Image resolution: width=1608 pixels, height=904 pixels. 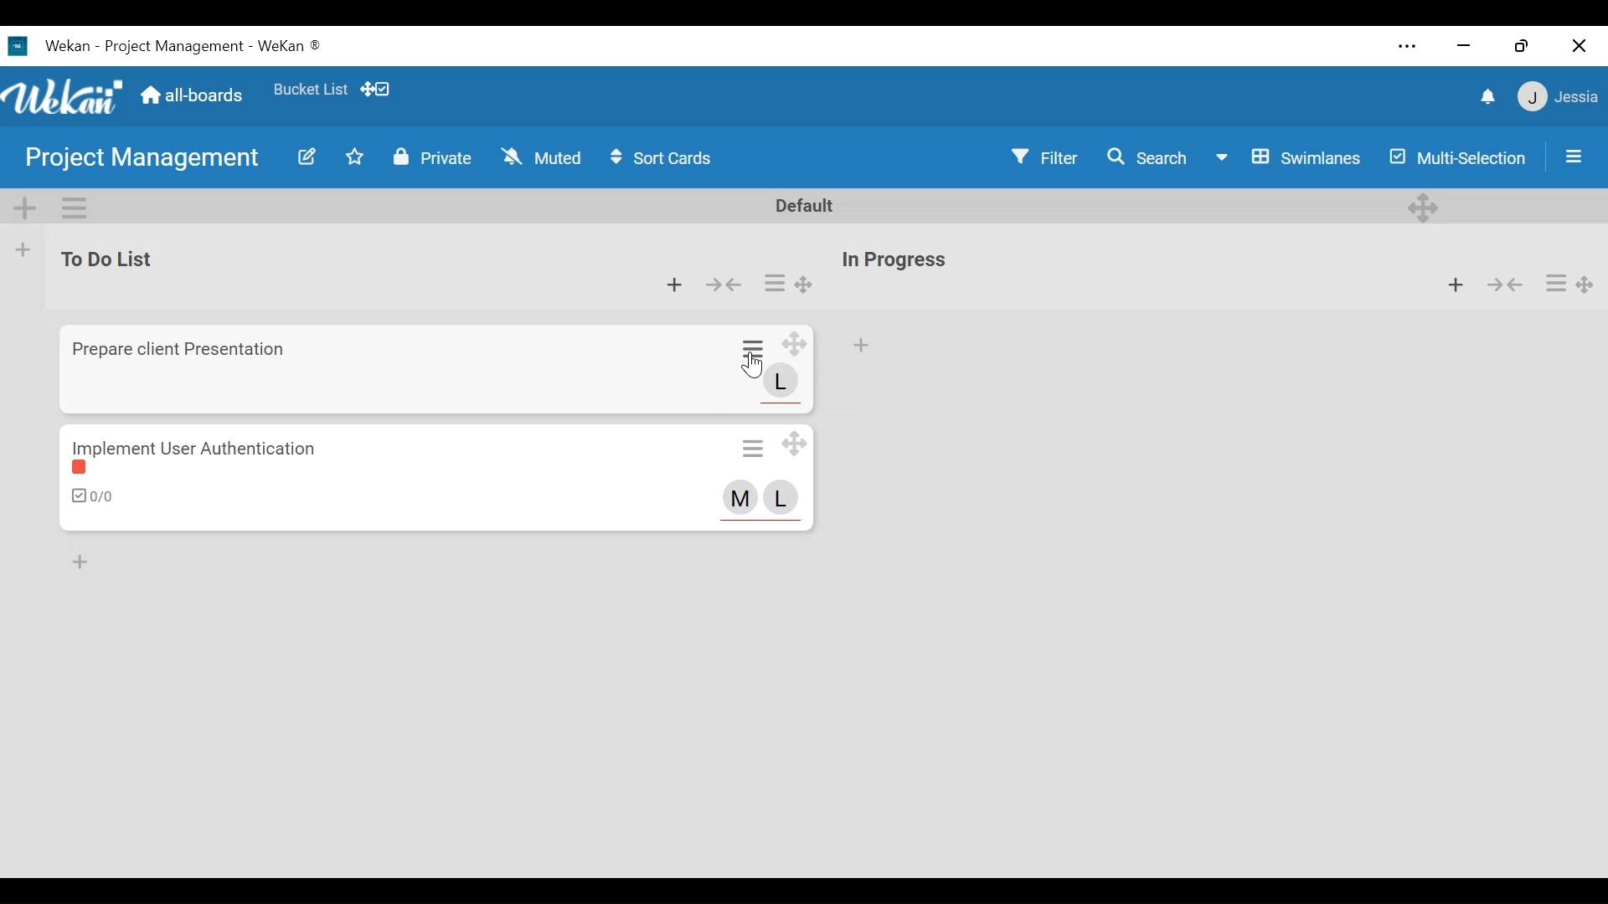 What do you see at coordinates (1463, 47) in the screenshot?
I see `minimize` at bounding box center [1463, 47].